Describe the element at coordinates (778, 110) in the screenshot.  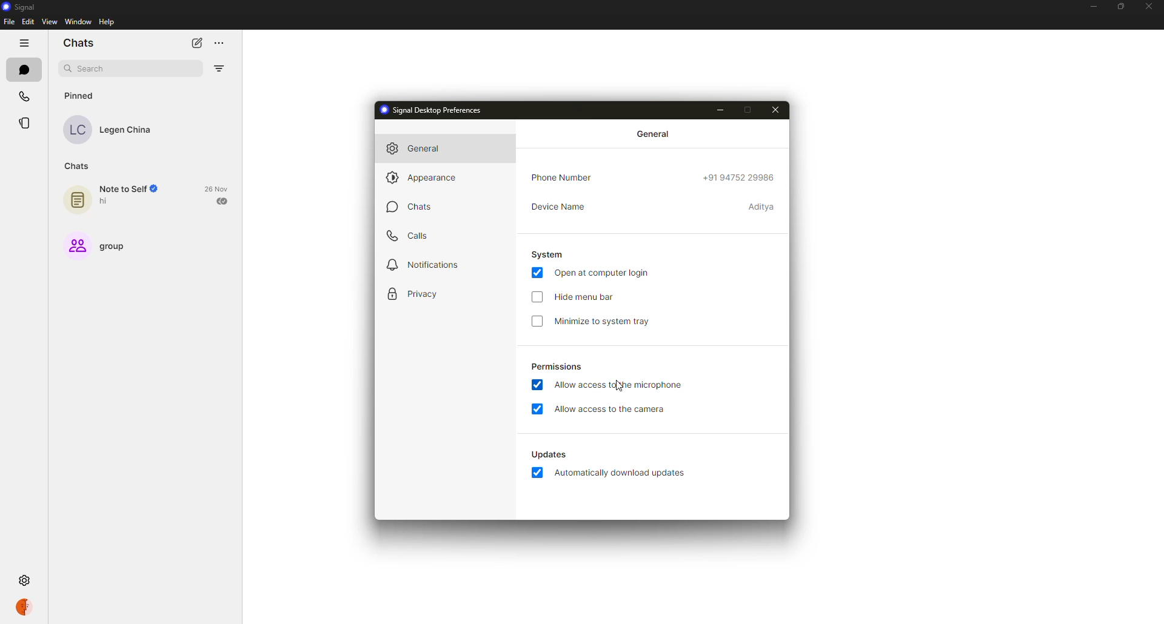
I see `close` at that location.